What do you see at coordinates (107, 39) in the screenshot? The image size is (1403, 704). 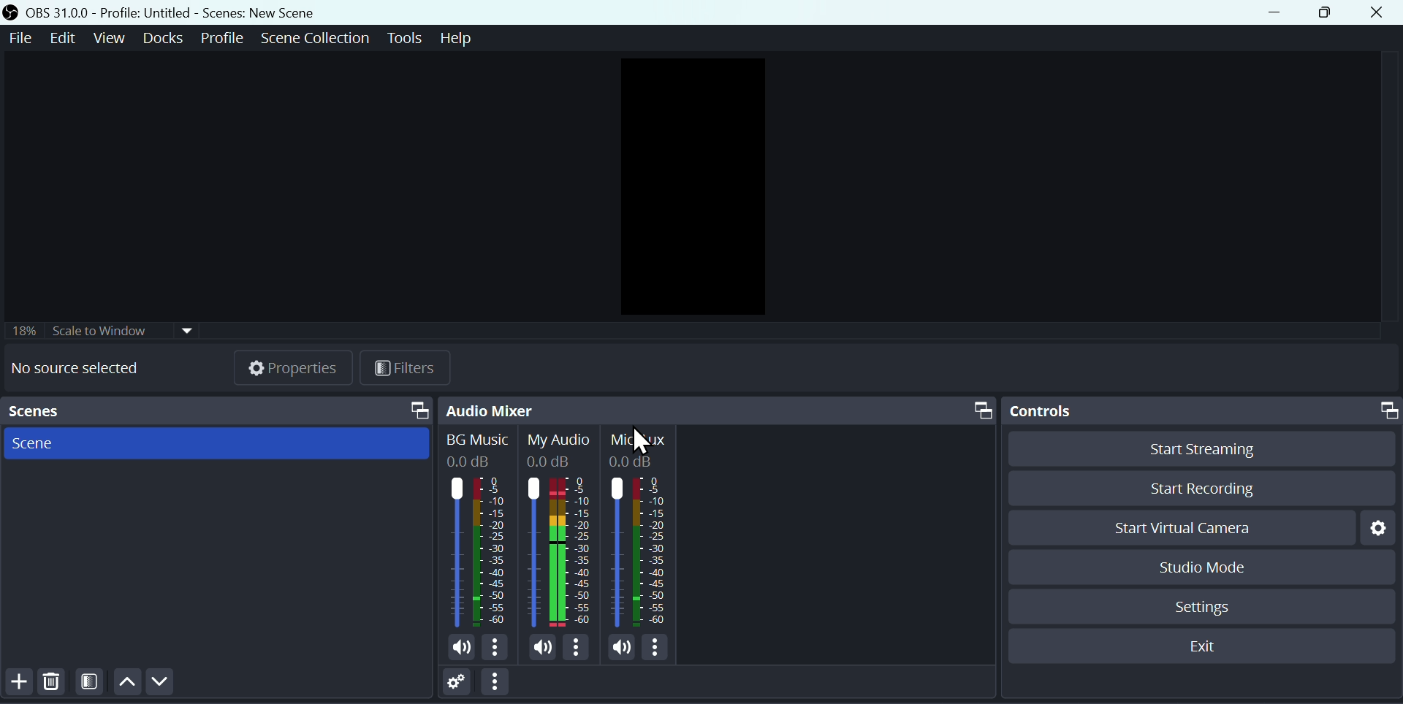 I see `View` at bounding box center [107, 39].